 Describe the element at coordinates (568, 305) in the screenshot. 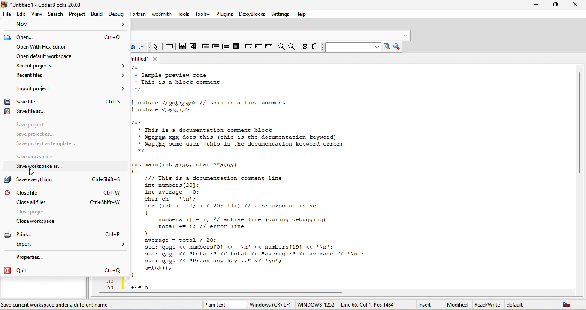

I see `united state` at that location.